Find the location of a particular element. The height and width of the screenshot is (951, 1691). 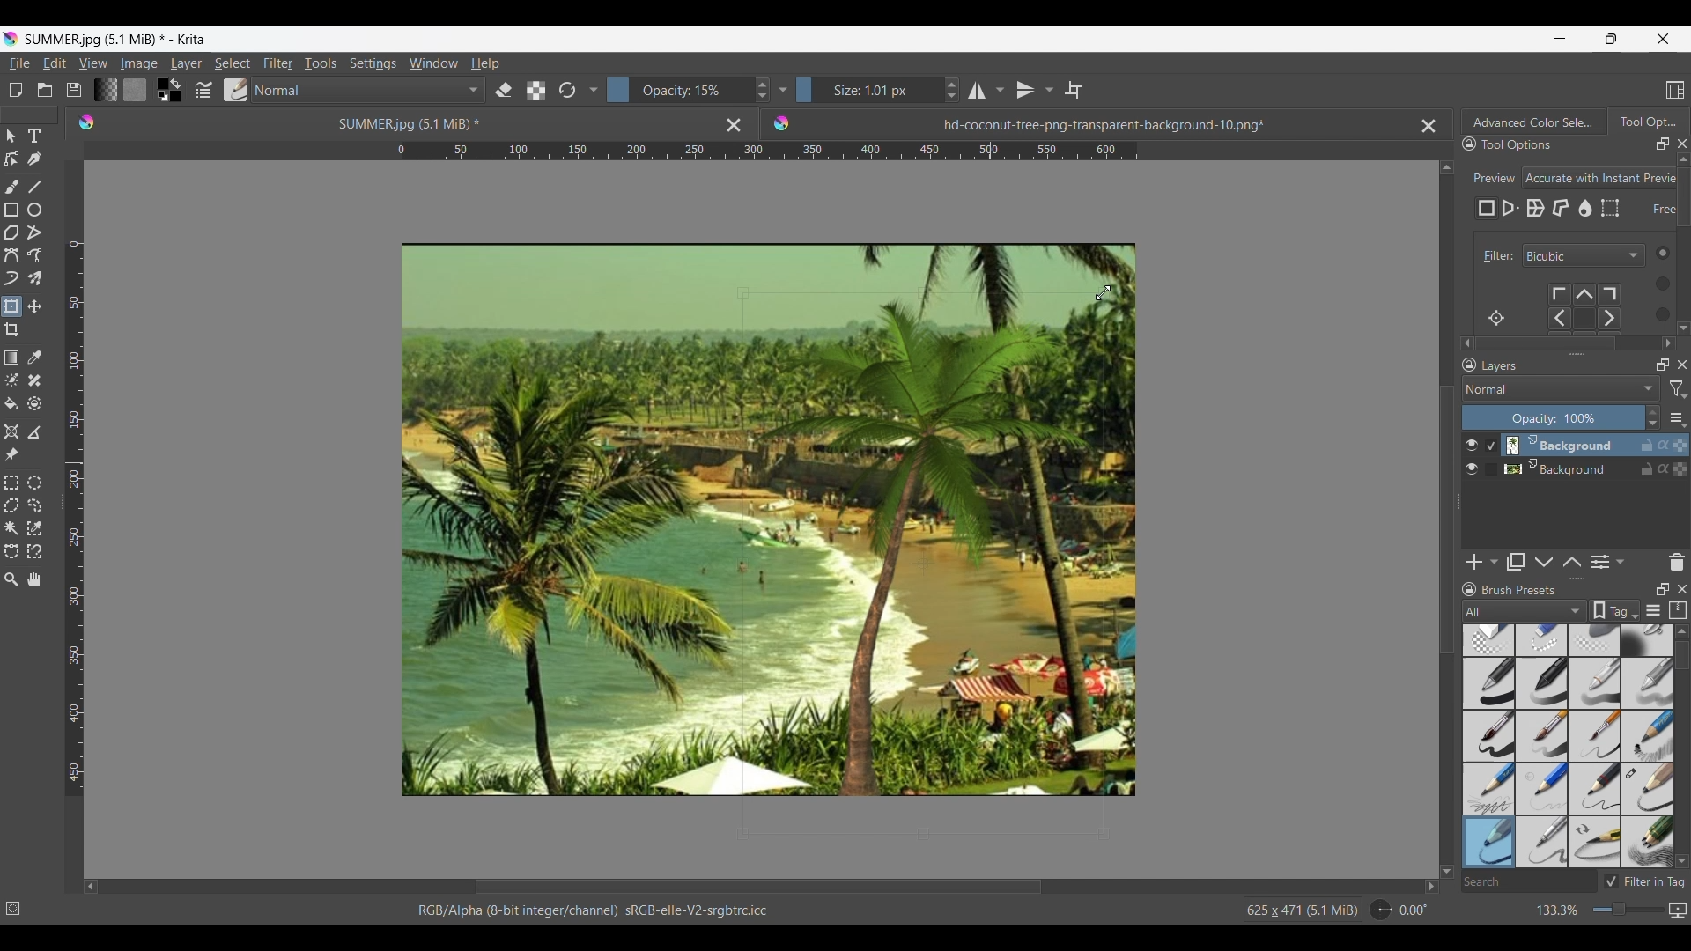

Measure the distance between two points is located at coordinates (34, 431).